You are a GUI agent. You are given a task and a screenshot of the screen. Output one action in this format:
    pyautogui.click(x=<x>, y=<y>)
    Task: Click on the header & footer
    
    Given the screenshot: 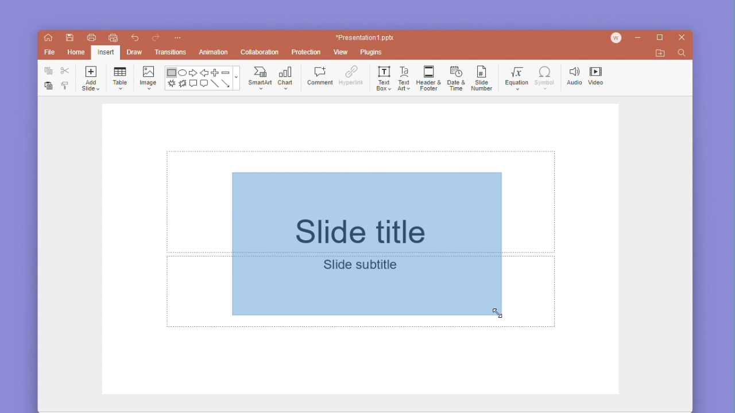 What is the action you would take?
    pyautogui.click(x=428, y=77)
    